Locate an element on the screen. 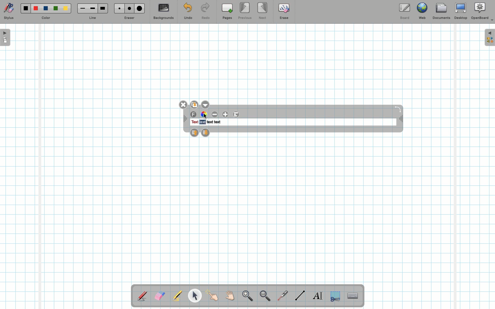 The height and width of the screenshot is (309, 495). Board is located at coordinates (404, 11).